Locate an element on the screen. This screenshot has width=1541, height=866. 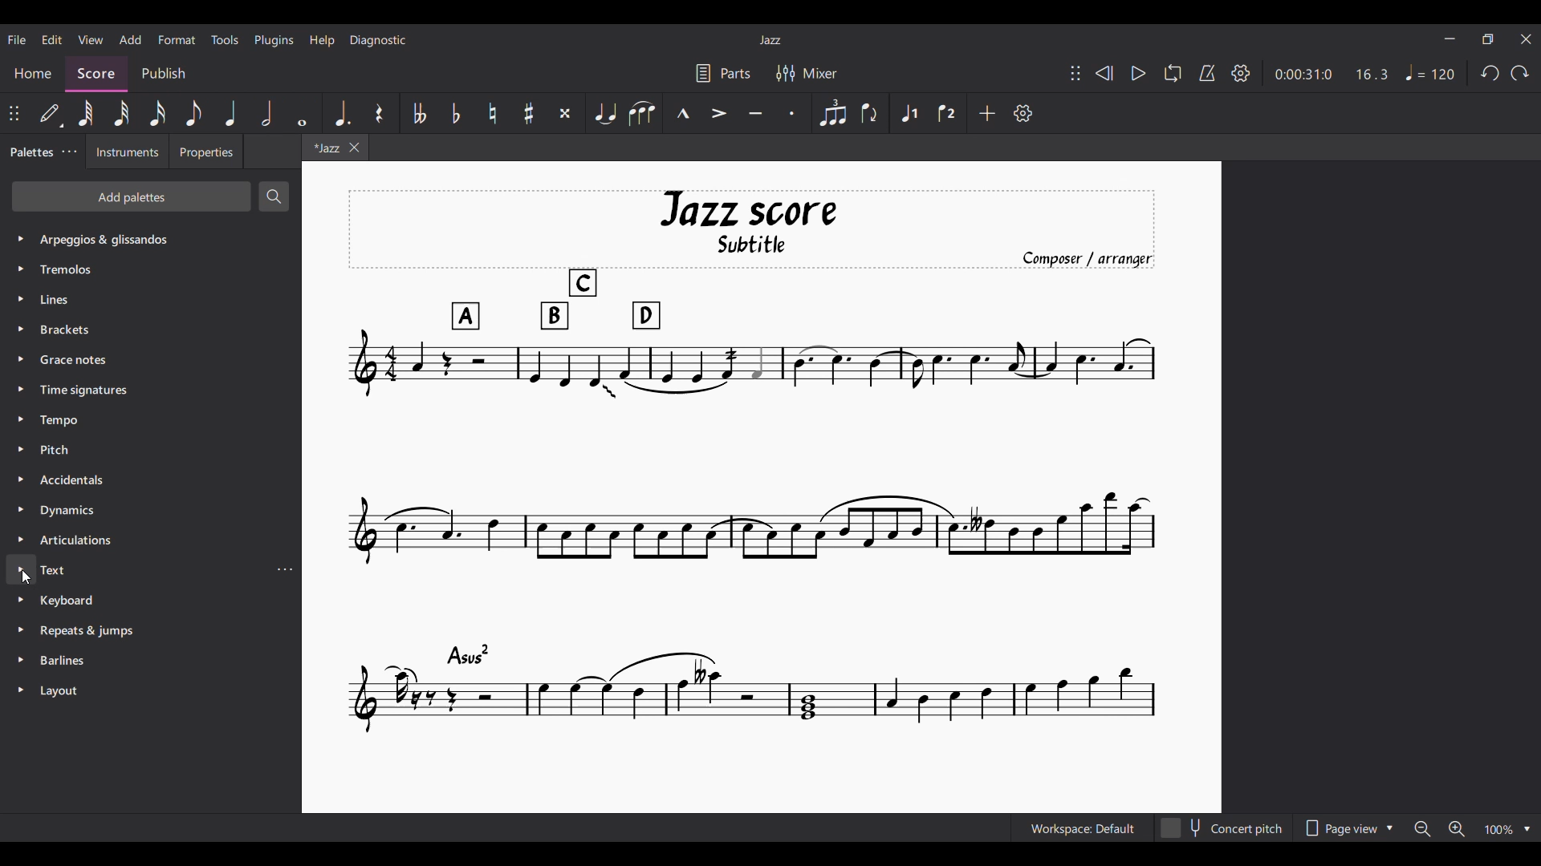
Tenuto is located at coordinates (756, 113).